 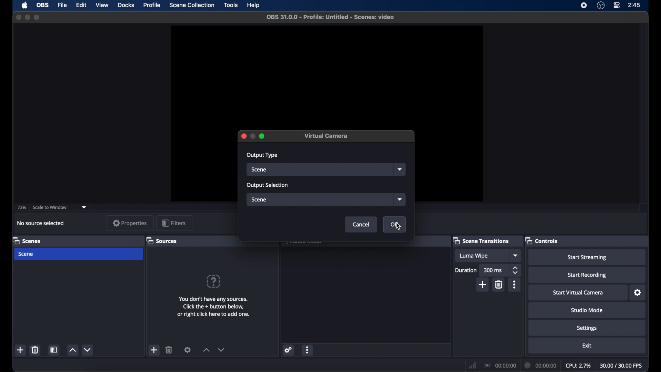 What do you see at coordinates (587, 258) in the screenshot?
I see `start  streaming` at bounding box center [587, 258].